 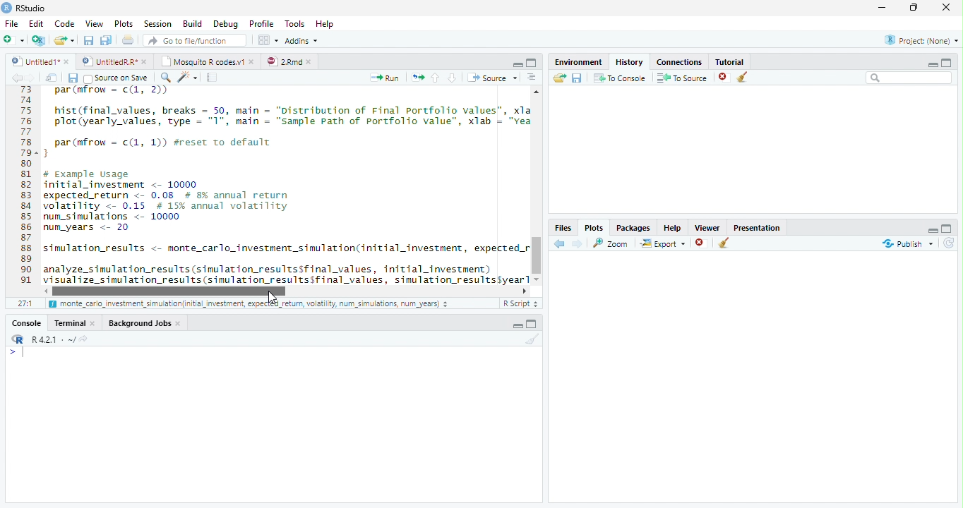 What do you see at coordinates (537, 253) in the screenshot?
I see `Scroll Bar` at bounding box center [537, 253].